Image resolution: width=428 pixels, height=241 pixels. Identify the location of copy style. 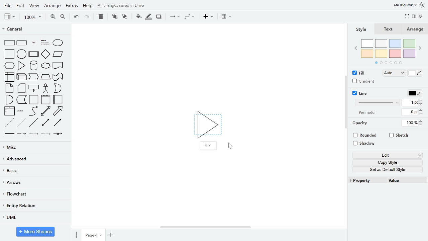
(388, 163).